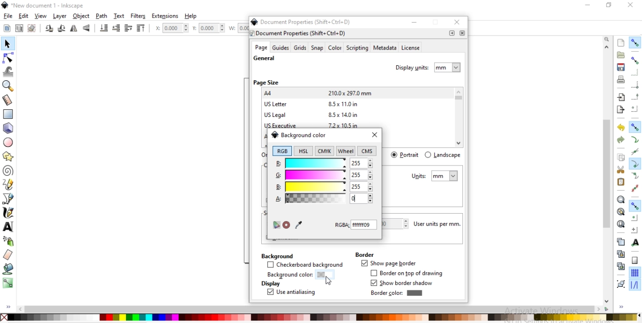  I want to click on redo, so click(621, 140).